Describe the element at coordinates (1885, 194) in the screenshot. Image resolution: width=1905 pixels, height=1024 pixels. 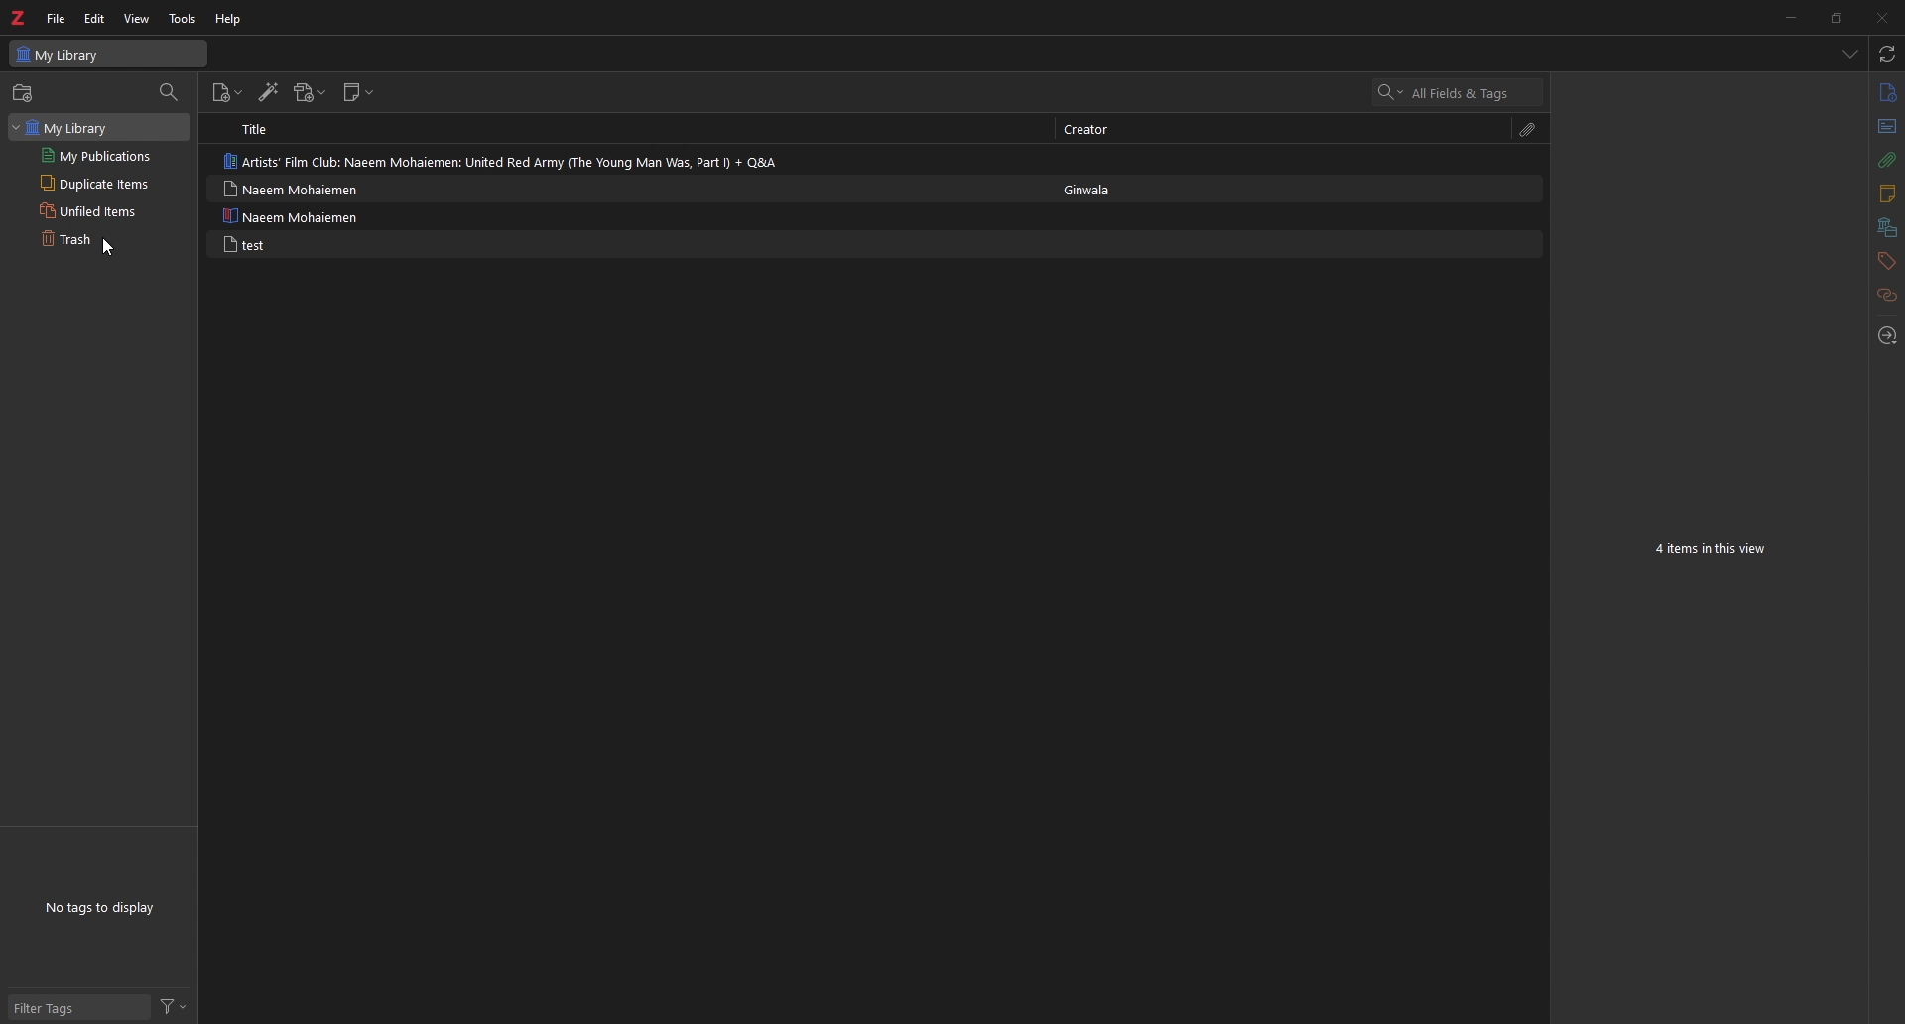
I see `notes` at that location.